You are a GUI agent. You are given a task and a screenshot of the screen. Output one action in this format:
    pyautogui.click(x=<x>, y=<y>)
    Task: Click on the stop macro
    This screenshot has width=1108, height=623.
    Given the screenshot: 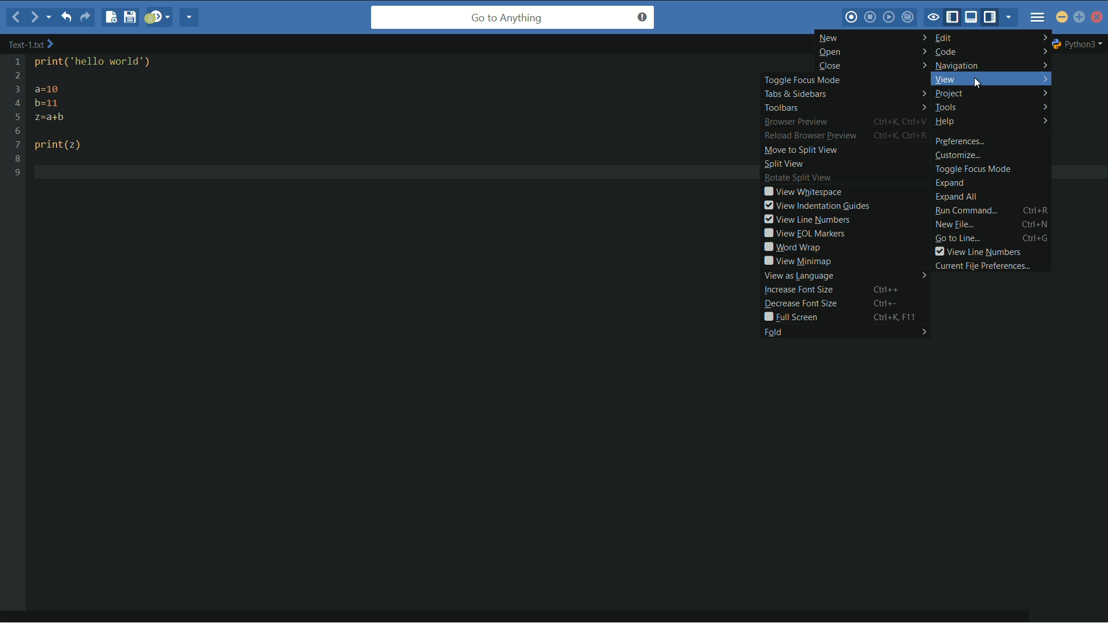 What is the action you would take?
    pyautogui.click(x=871, y=18)
    